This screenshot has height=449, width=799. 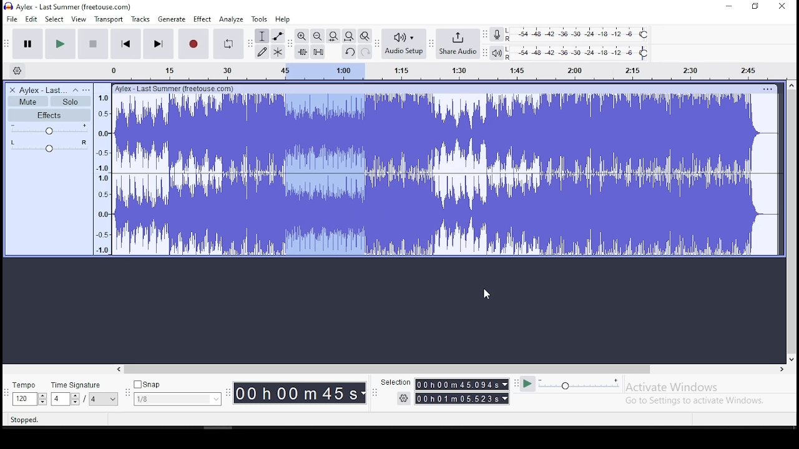 I want to click on playback speed, so click(x=579, y=385).